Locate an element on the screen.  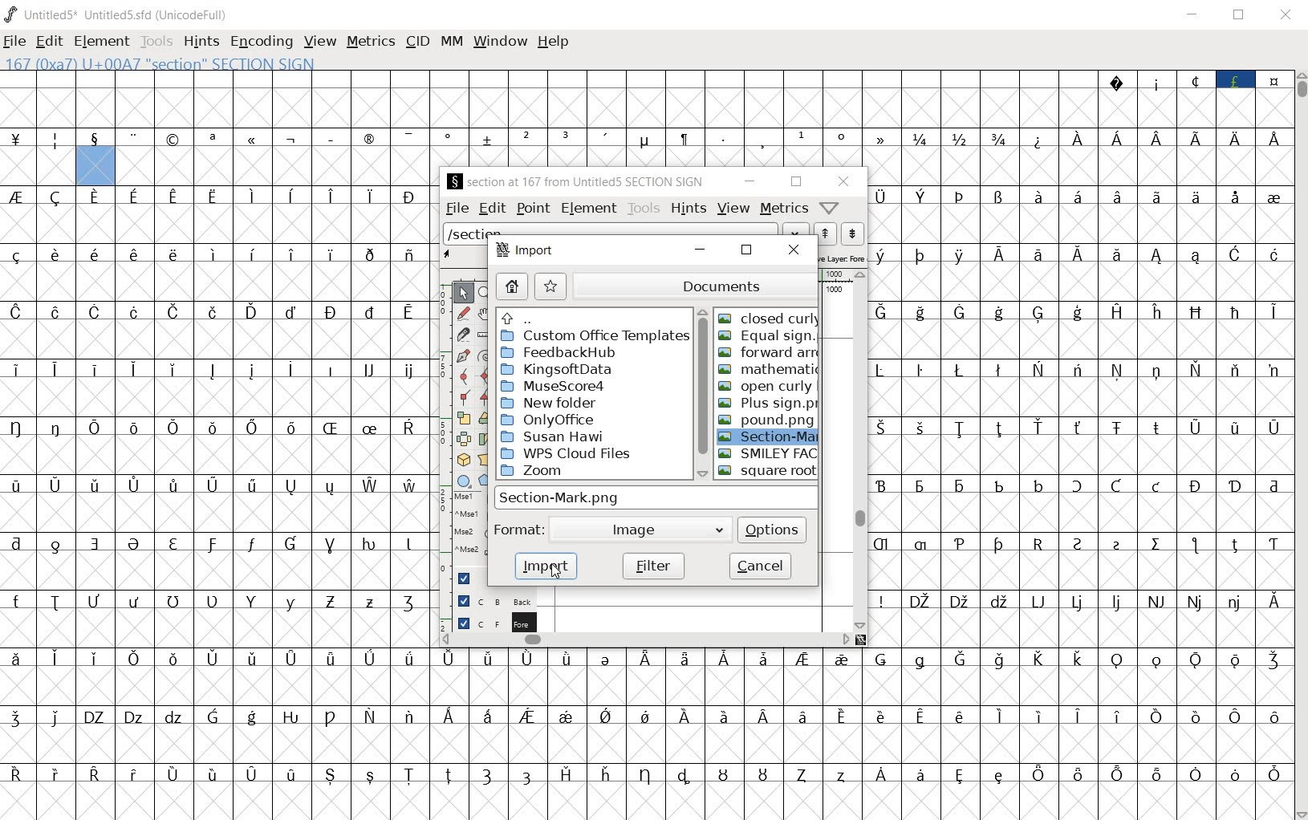
MATHEMATIC.. is located at coordinates (770, 370).